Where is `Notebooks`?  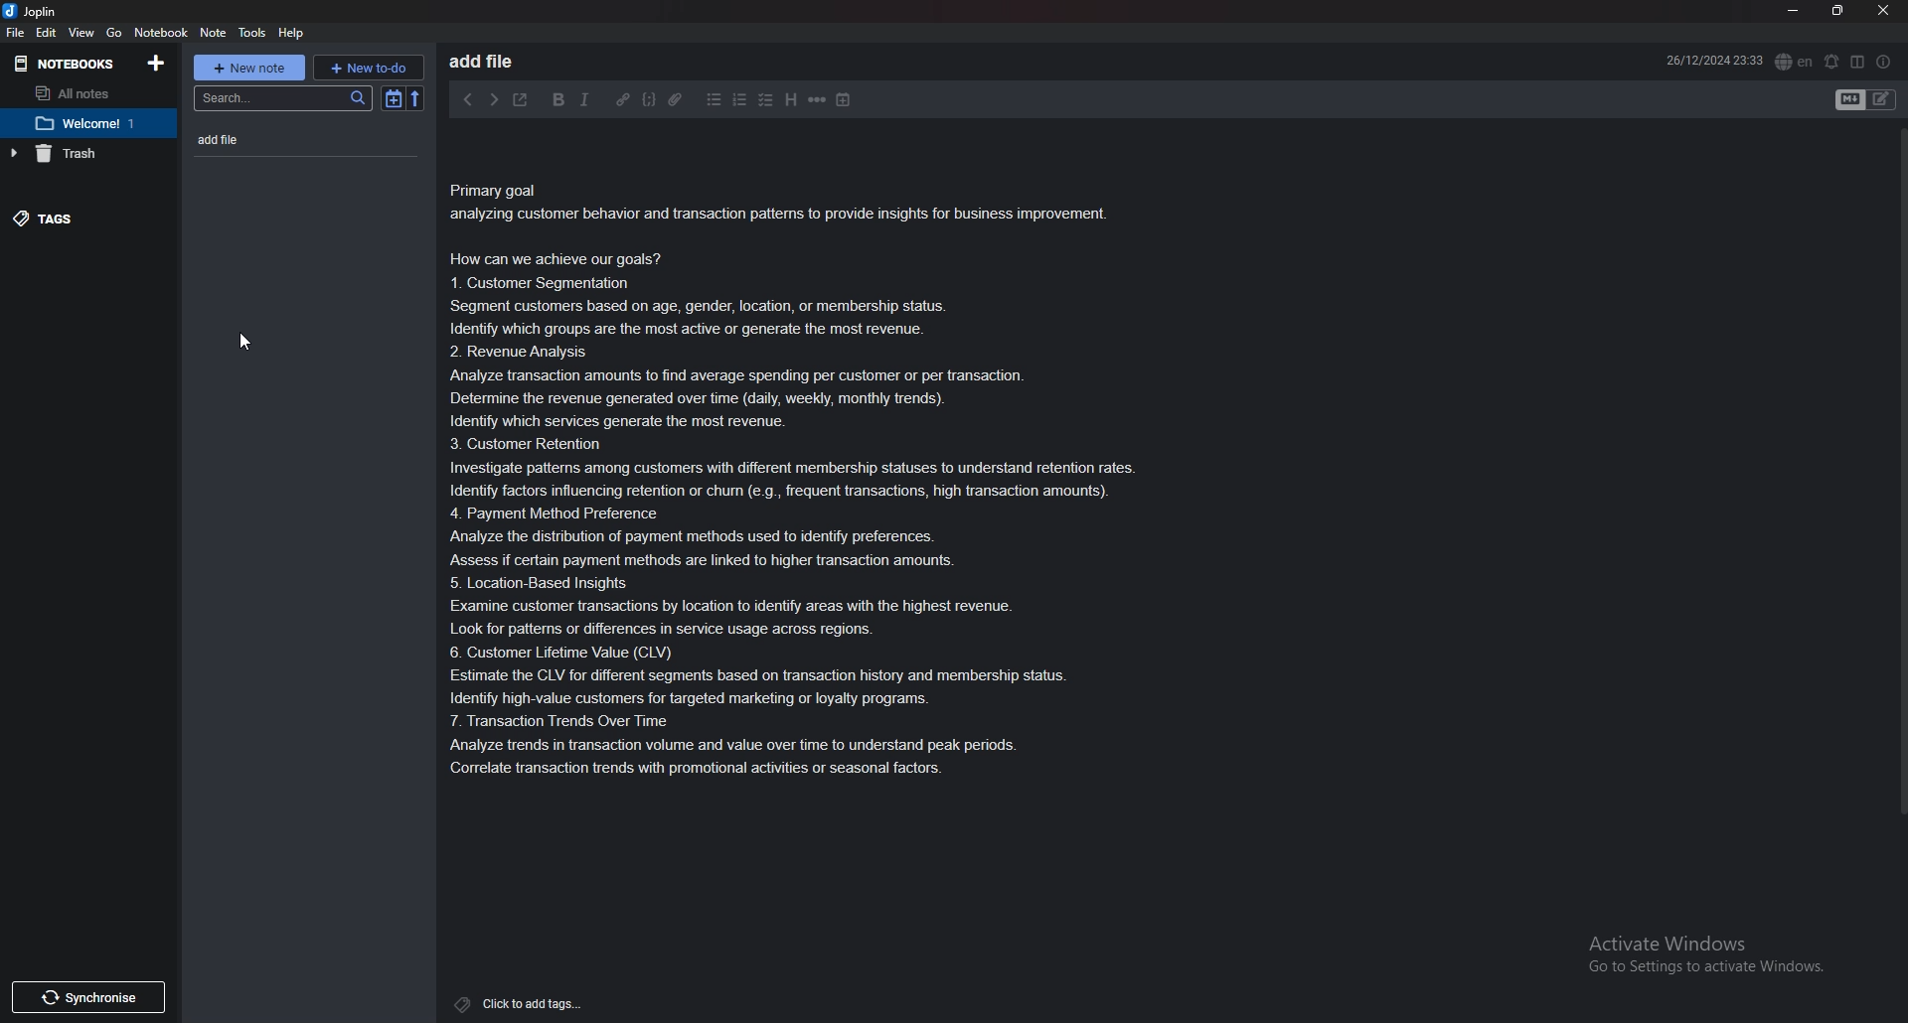 Notebooks is located at coordinates (65, 66).